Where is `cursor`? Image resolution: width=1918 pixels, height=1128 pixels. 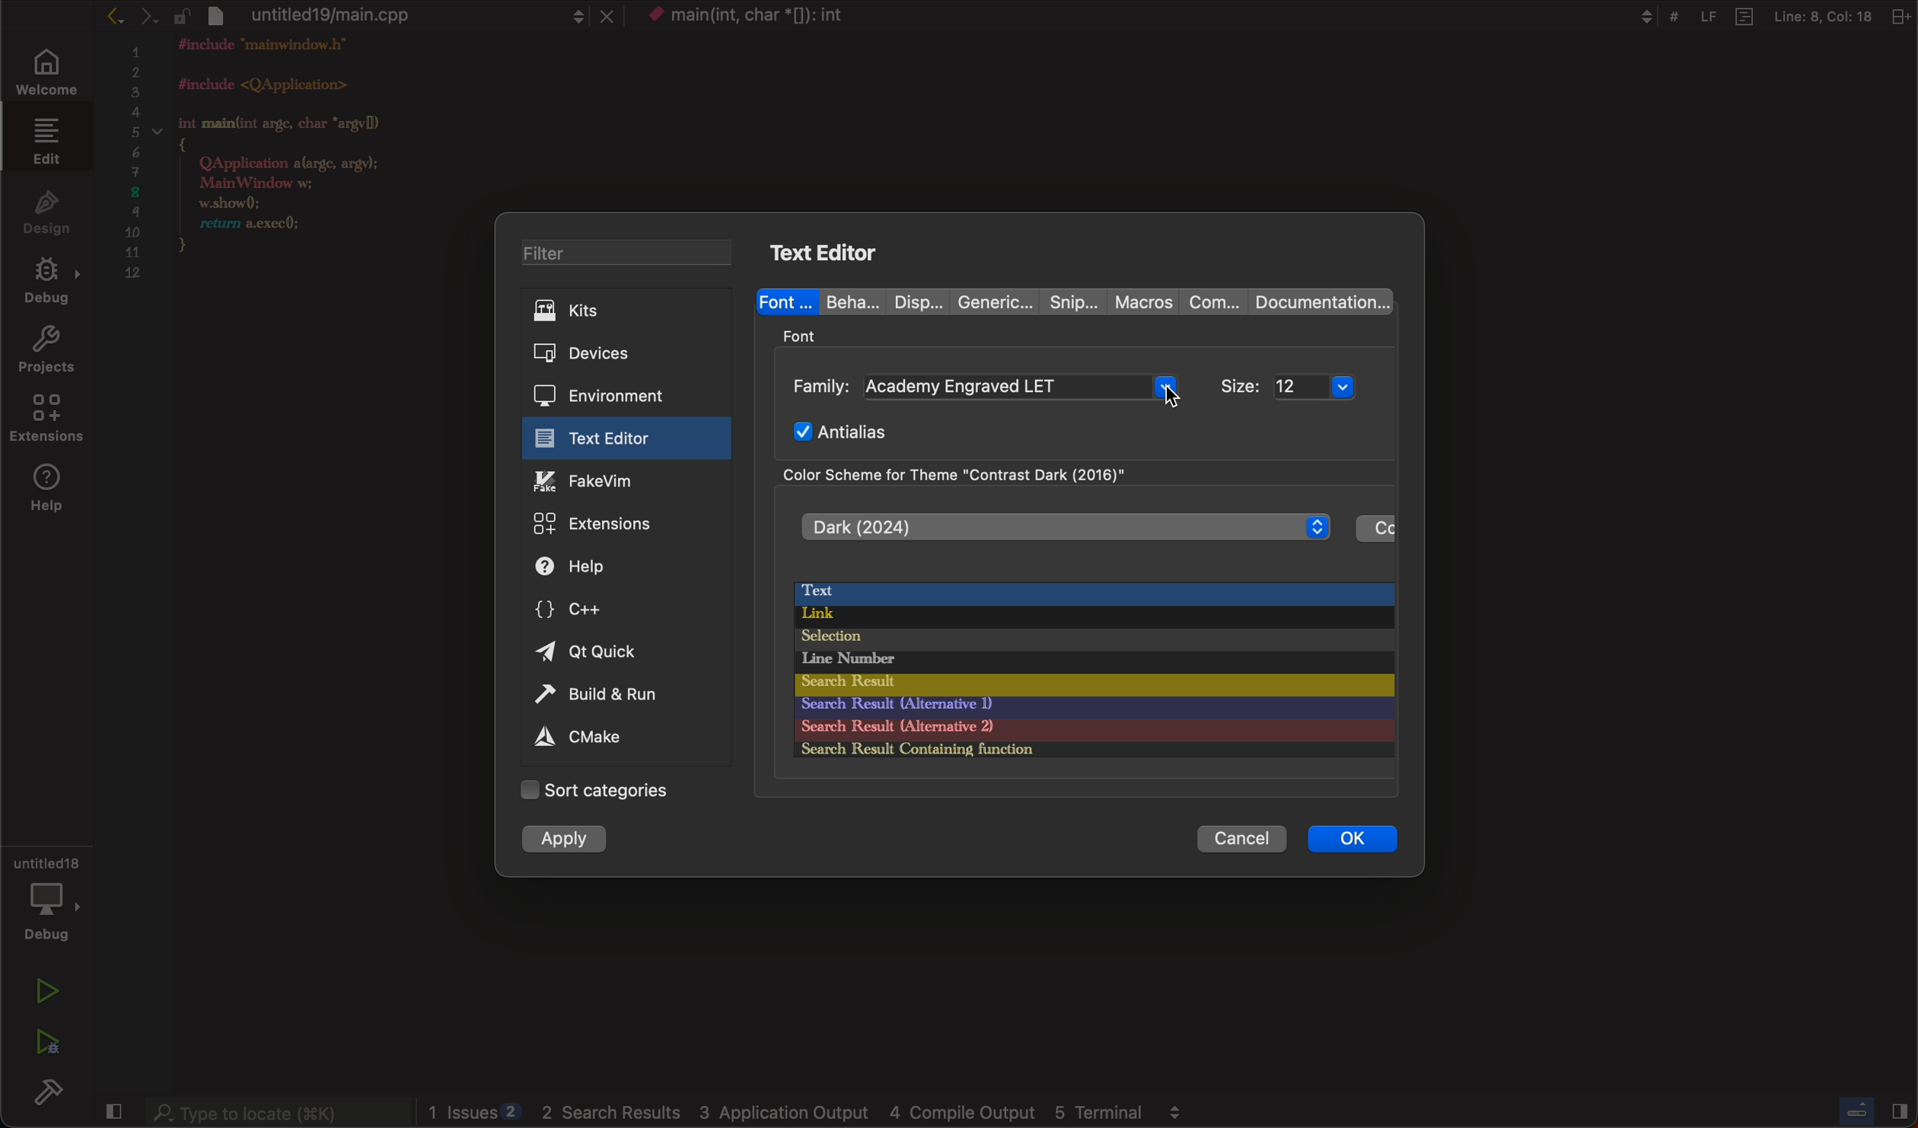 cursor is located at coordinates (1164, 396).